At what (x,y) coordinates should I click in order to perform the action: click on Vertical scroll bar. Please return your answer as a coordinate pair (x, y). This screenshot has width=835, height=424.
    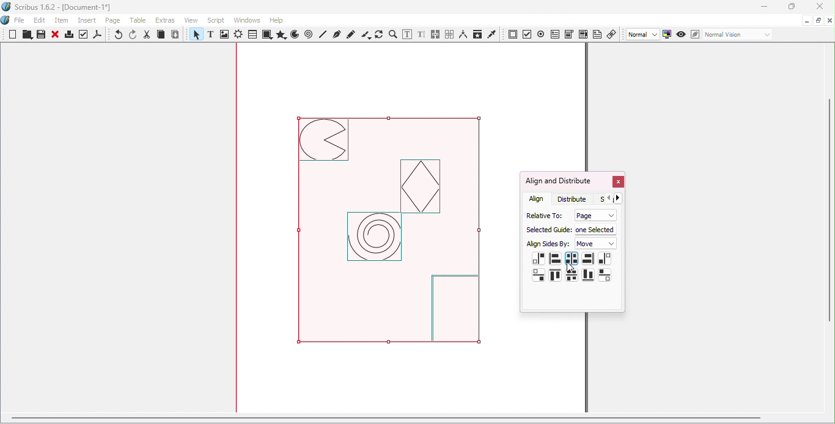
    Looking at the image, I should click on (830, 229).